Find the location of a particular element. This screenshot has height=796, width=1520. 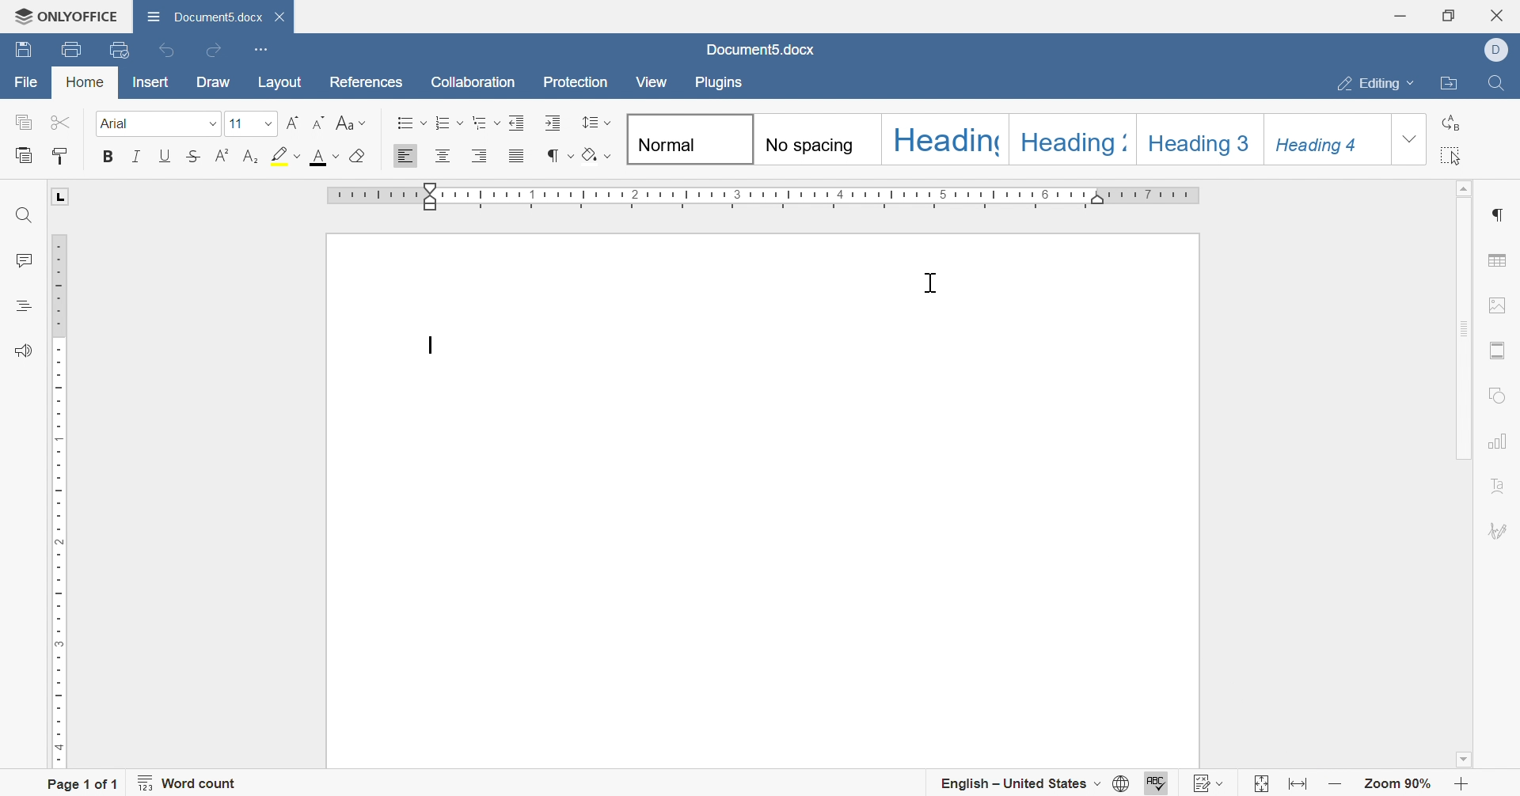

paragraph line spacing is located at coordinates (597, 123).